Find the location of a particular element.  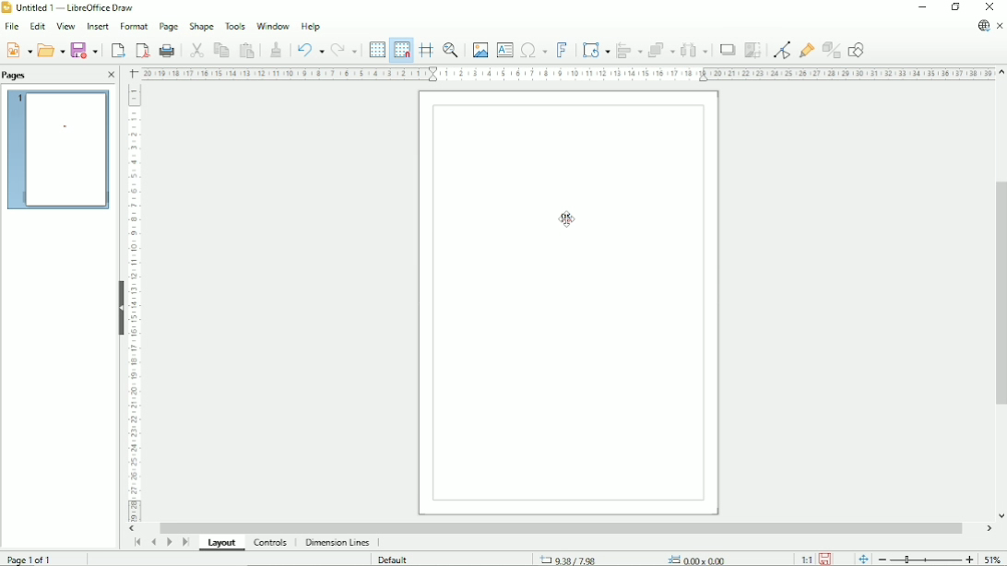

Undo is located at coordinates (308, 50).